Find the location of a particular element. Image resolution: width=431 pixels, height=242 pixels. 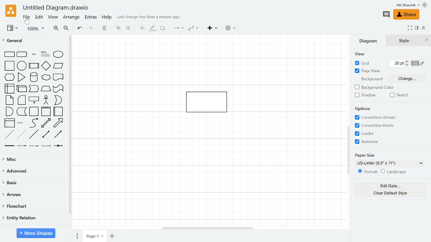

View is located at coordinates (53, 17).